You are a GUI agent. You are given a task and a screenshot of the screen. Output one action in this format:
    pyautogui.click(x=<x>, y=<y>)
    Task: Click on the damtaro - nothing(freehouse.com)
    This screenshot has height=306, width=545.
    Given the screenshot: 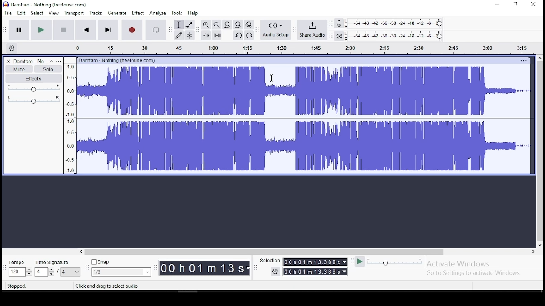 What is the action you would take?
    pyautogui.click(x=119, y=61)
    